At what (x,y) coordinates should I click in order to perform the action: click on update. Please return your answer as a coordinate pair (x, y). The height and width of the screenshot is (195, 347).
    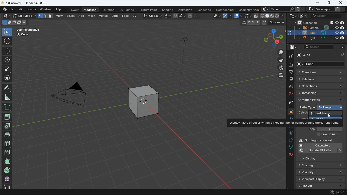
    Looking at the image, I should click on (321, 151).